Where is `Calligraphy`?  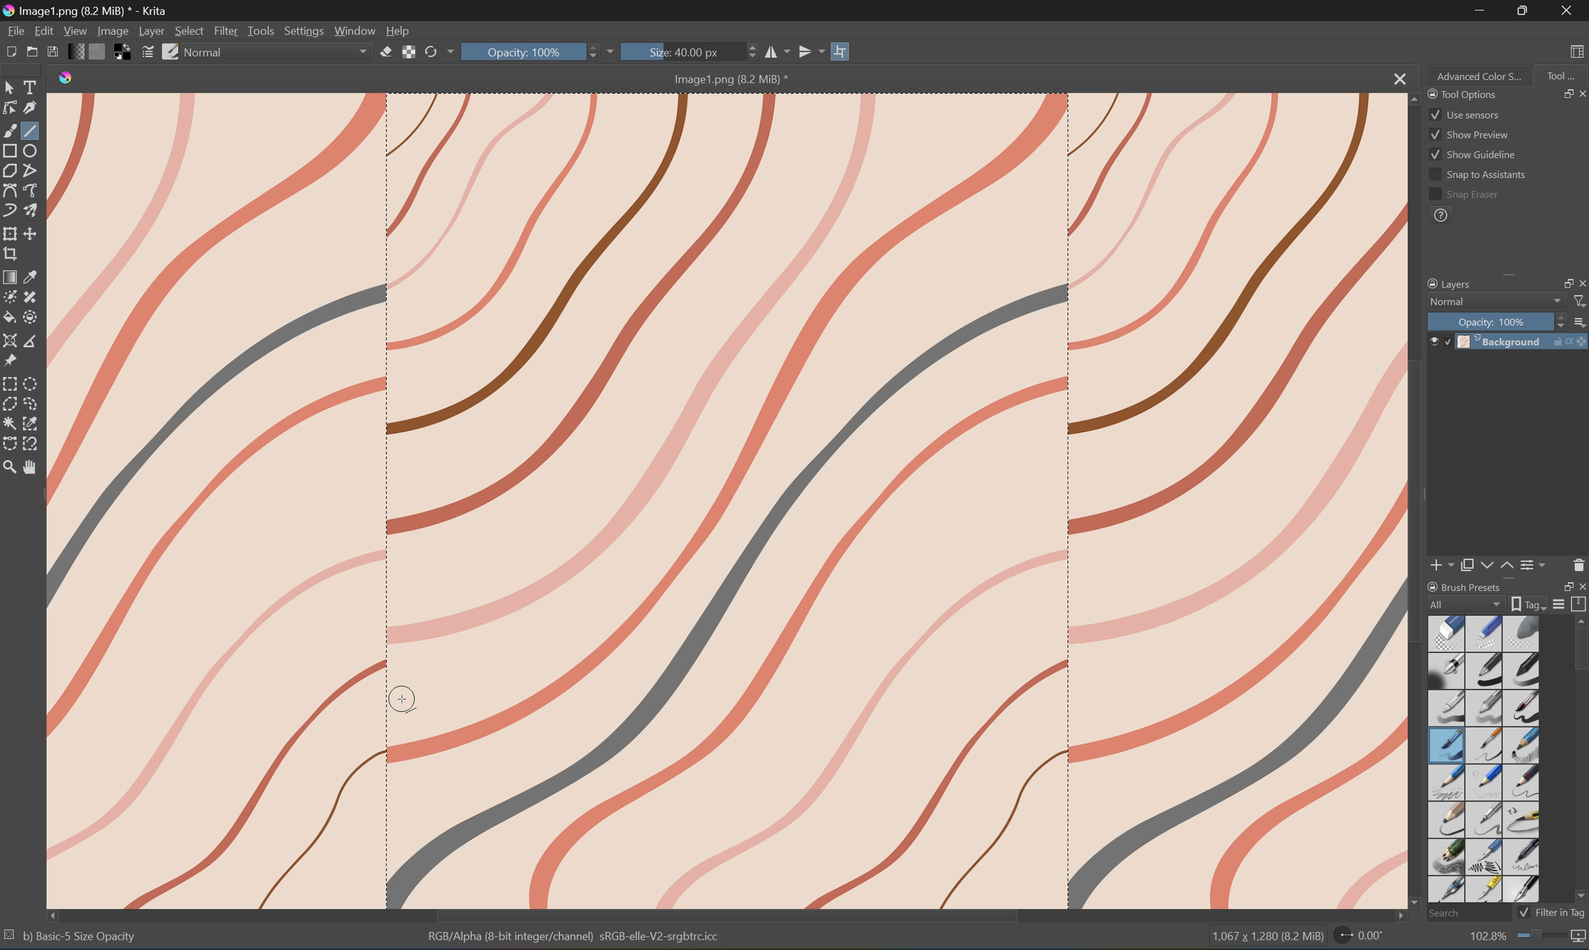
Calligraphy is located at coordinates (31, 107).